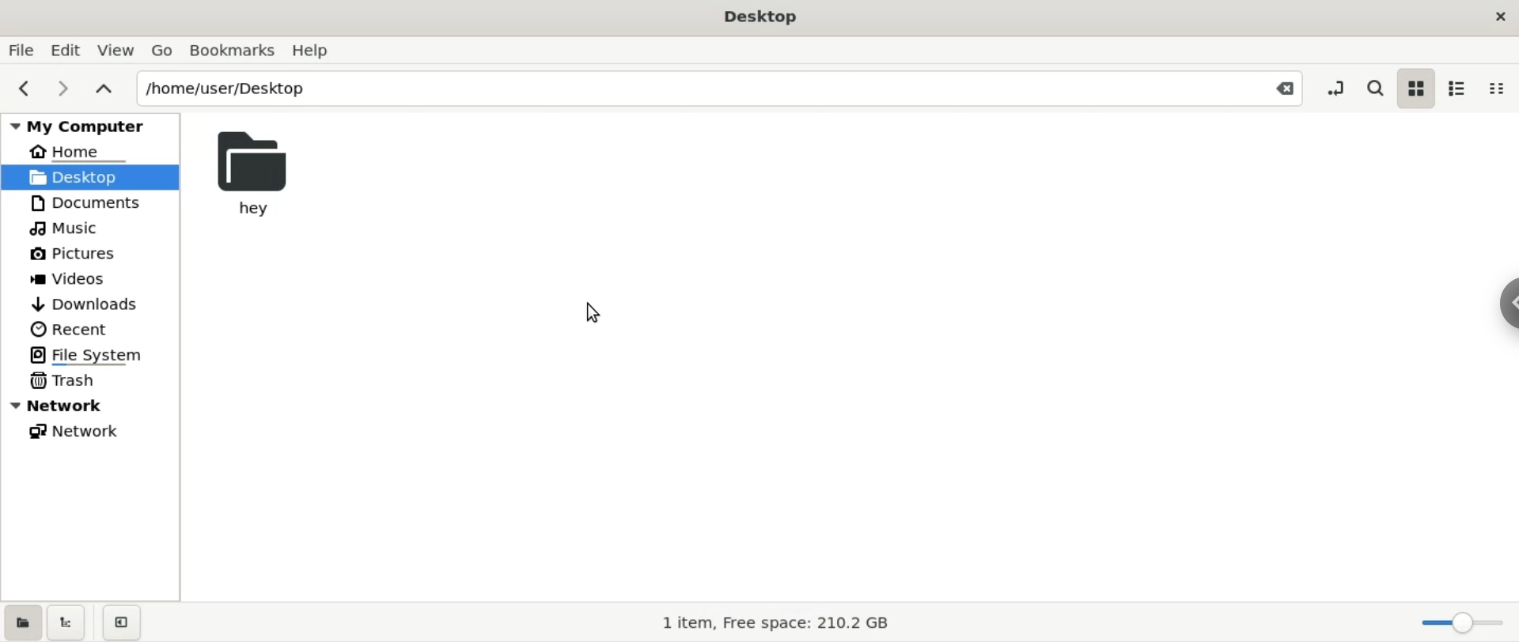 Image resolution: width=1519 pixels, height=642 pixels. What do you see at coordinates (1373, 87) in the screenshot?
I see `search` at bounding box center [1373, 87].